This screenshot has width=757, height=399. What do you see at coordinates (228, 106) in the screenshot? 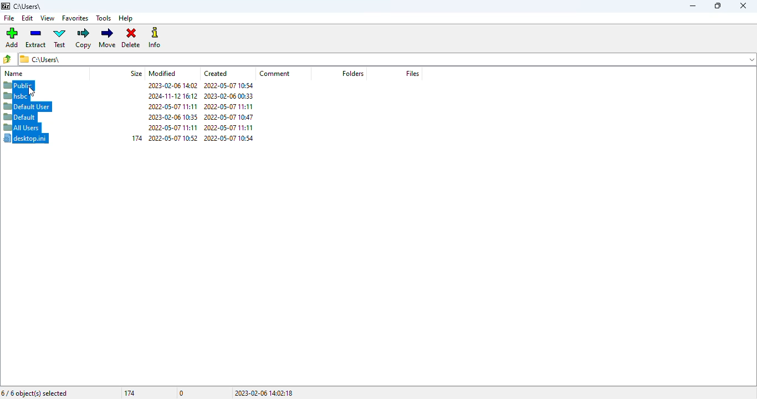
I see `2022-05-07 11:11` at bounding box center [228, 106].